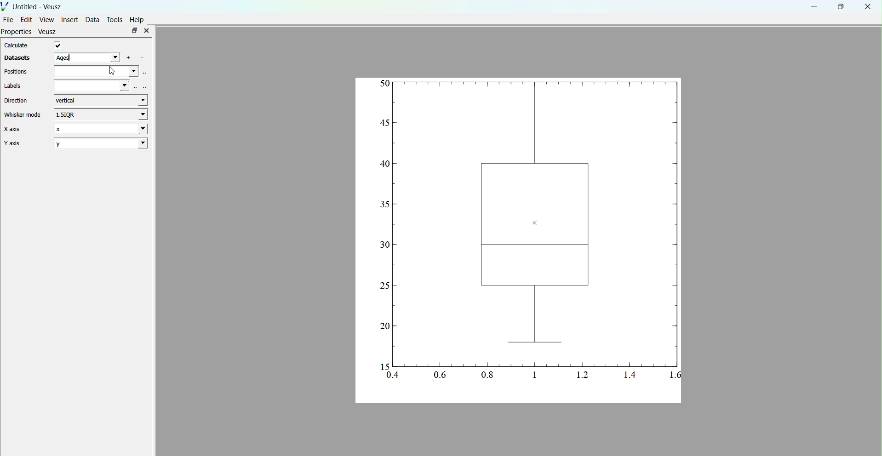  Describe the element at coordinates (70, 19) in the screenshot. I see `Insert` at that location.